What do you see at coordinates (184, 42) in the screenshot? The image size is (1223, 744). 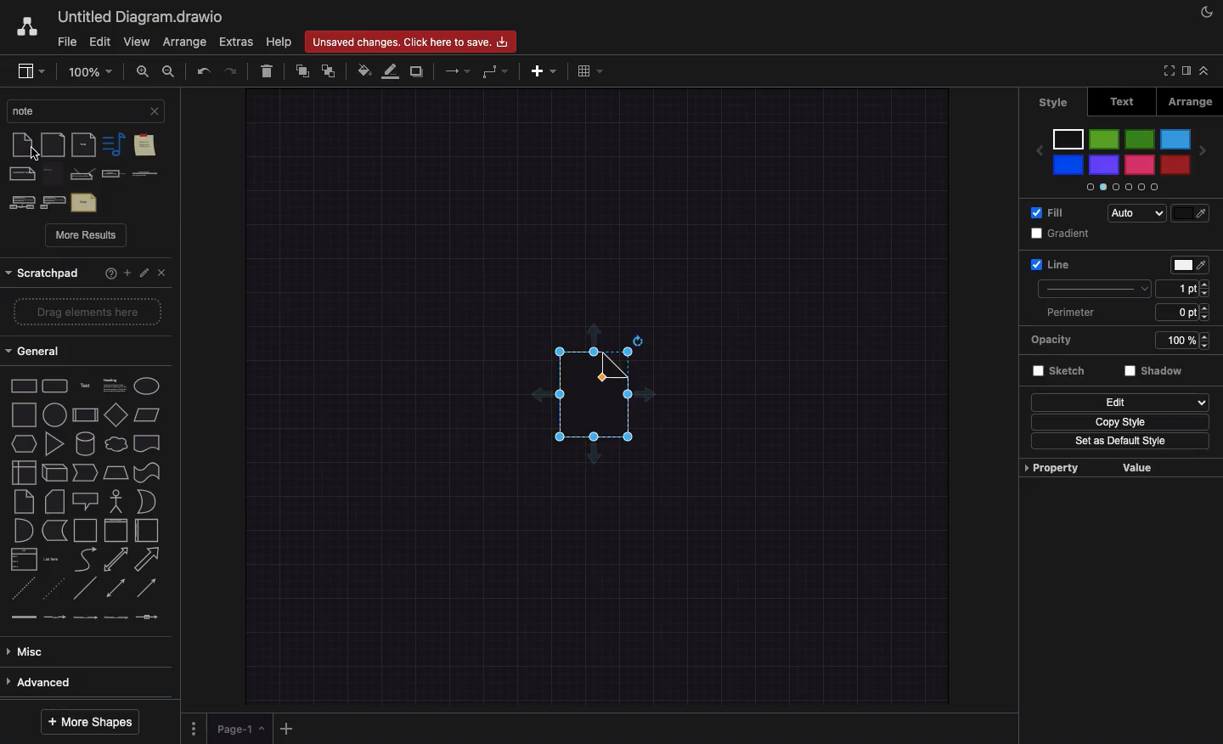 I see `Arrange` at bounding box center [184, 42].